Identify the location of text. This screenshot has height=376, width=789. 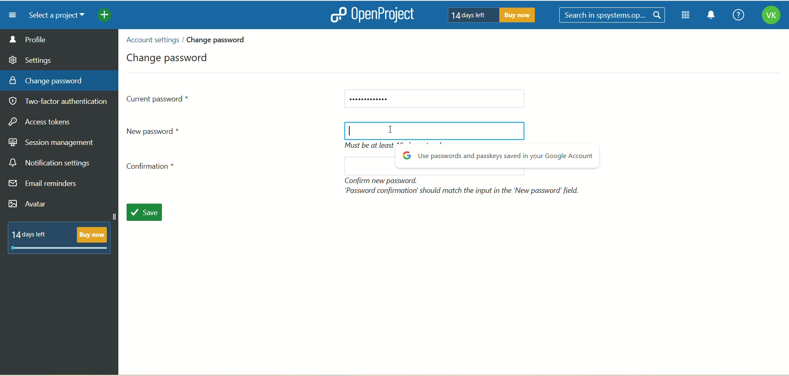
(464, 186).